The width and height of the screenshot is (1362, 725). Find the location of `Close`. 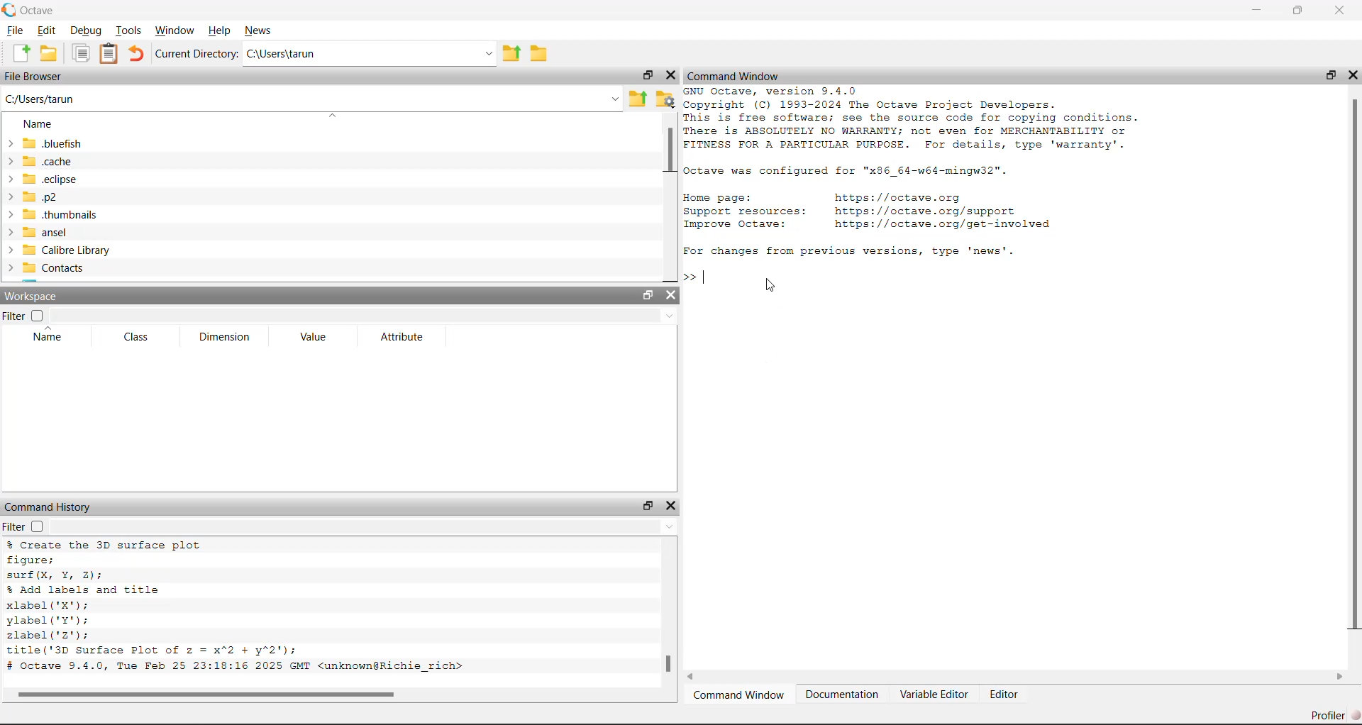

Close is located at coordinates (669, 74).